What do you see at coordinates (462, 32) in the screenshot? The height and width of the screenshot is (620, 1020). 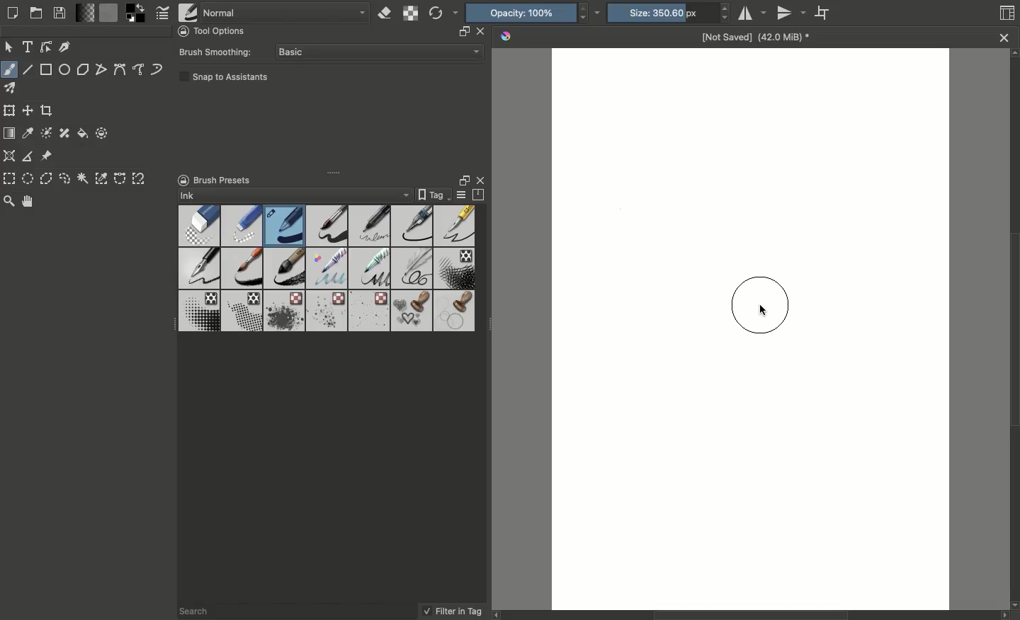 I see `resize` at bounding box center [462, 32].